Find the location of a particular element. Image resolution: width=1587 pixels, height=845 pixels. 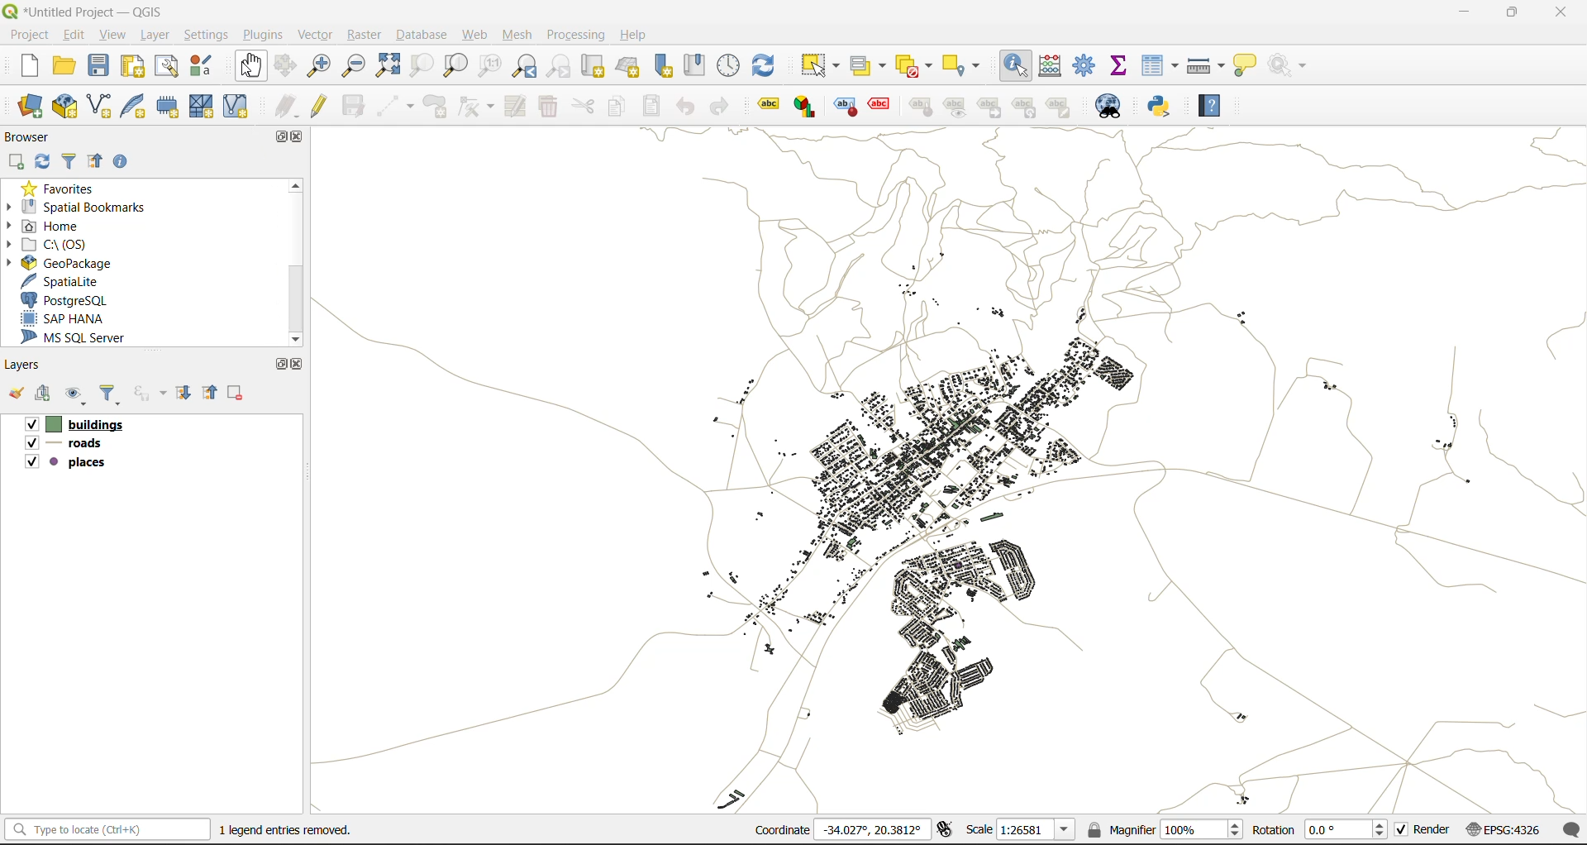

maximize is located at coordinates (1513, 16).